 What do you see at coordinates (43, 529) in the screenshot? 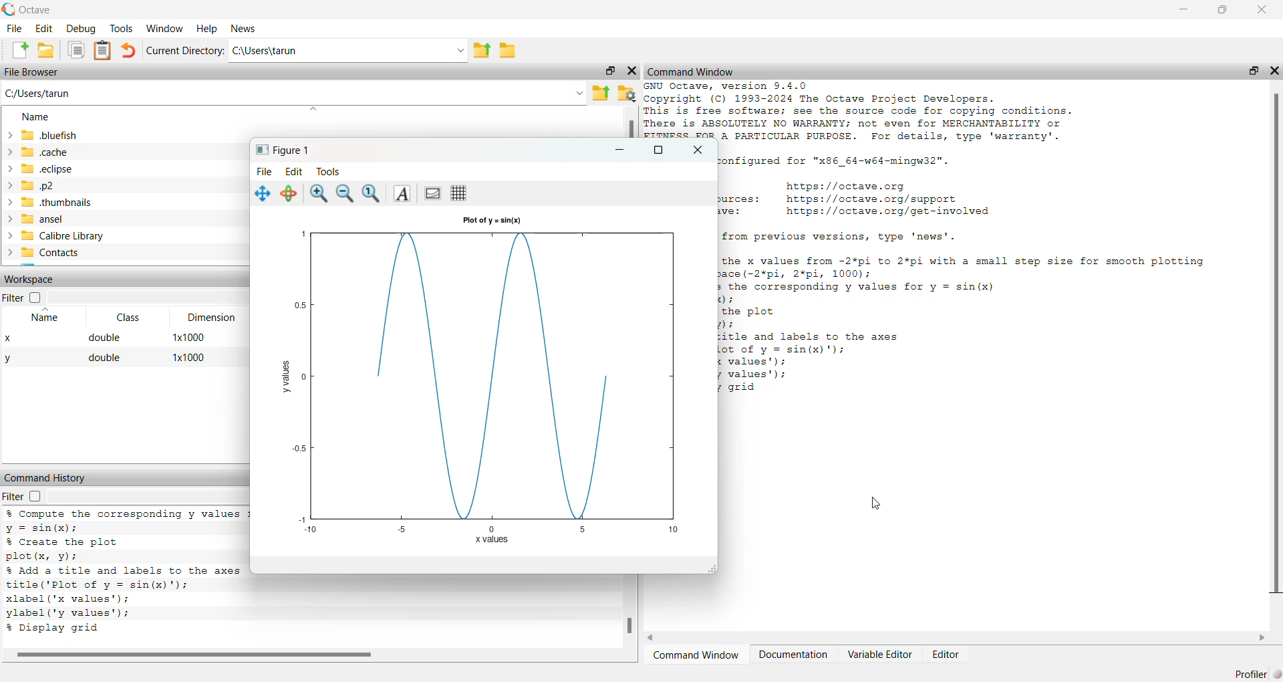
I see `y = sin(x);` at bounding box center [43, 529].